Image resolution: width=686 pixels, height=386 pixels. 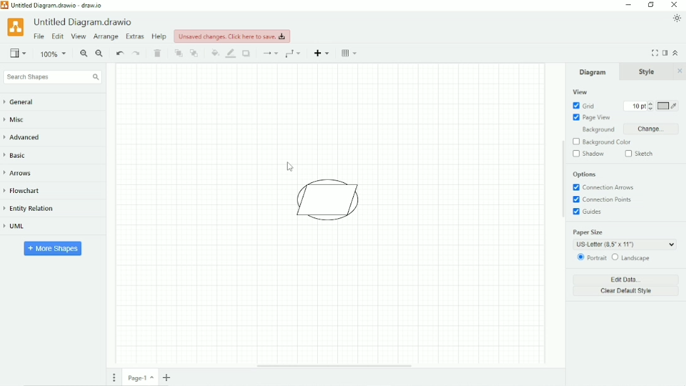 I want to click on Background, so click(x=596, y=130).